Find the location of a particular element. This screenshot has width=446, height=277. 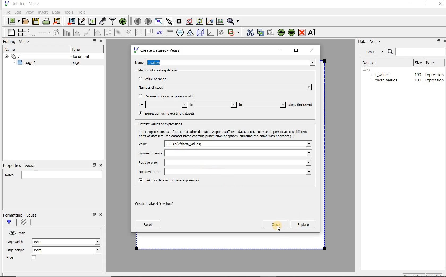

plot a 2d dataset as contours is located at coordinates (129, 32).